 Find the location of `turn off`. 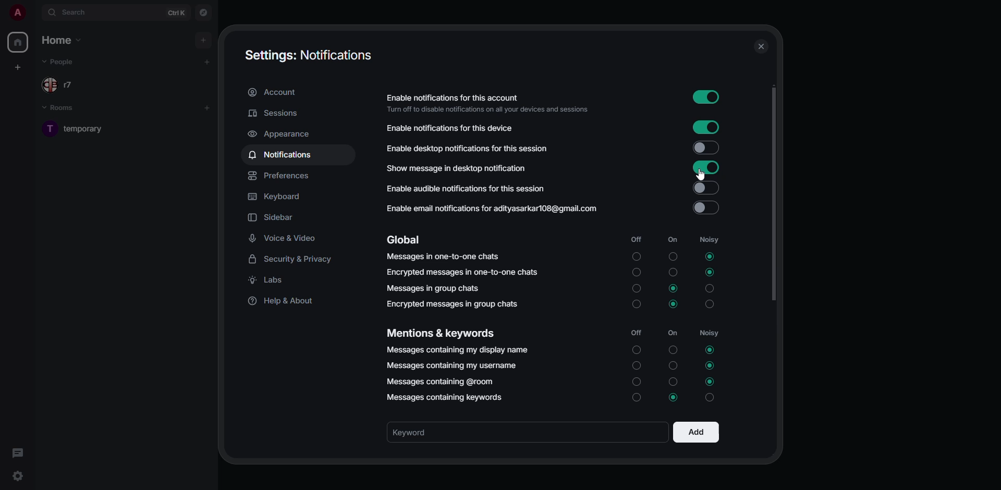

turn off is located at coordinates (673, 381).